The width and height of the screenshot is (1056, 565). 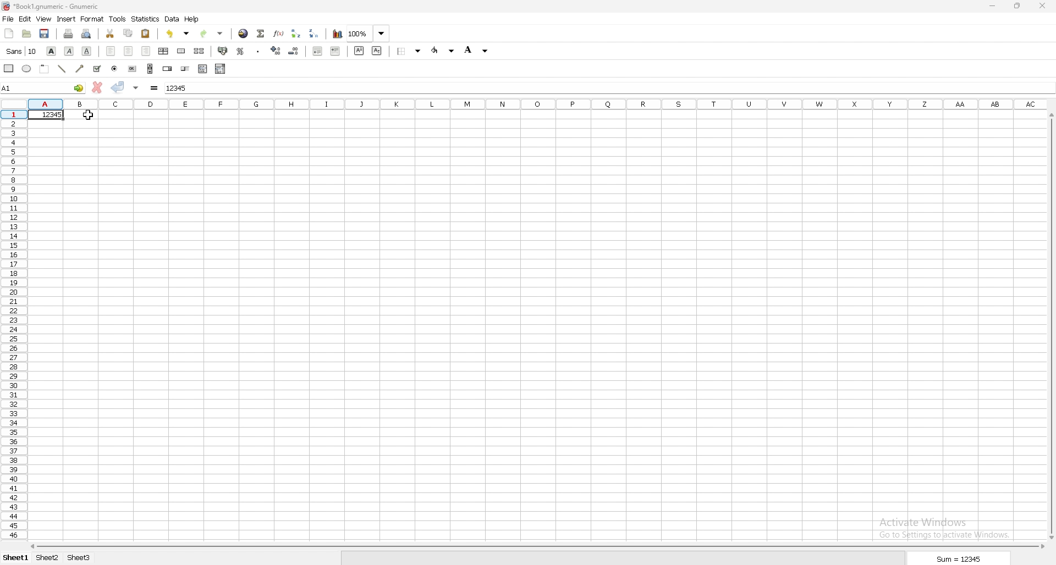 I want to click on subscript, so click(x=377, y=51).